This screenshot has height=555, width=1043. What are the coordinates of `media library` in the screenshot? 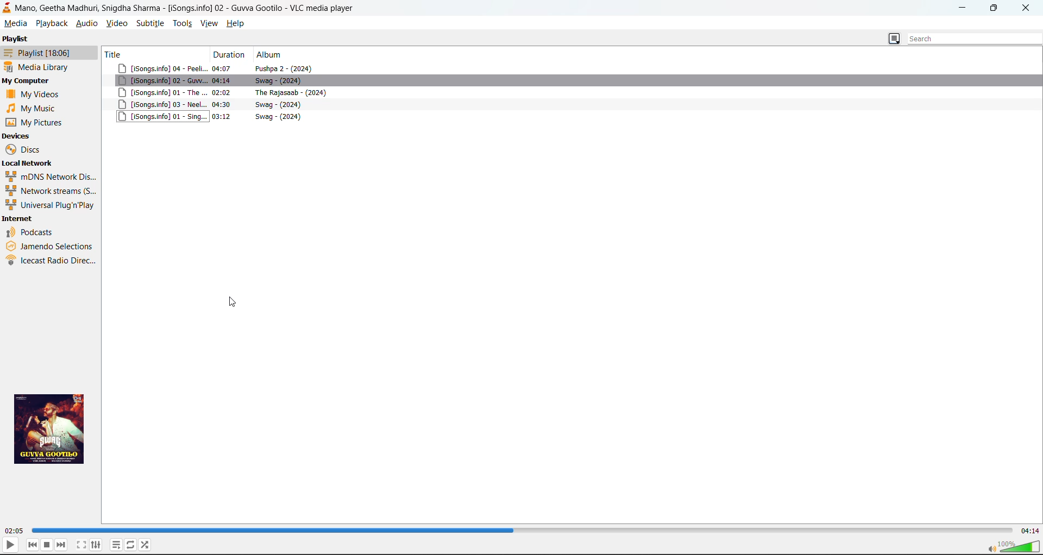 It's located at (40, 67).